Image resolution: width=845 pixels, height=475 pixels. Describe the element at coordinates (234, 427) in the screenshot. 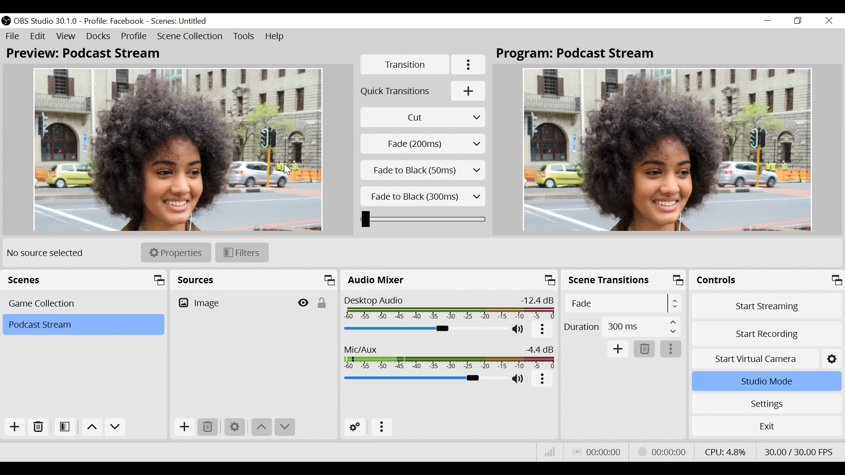

I see `Settings` at that location.